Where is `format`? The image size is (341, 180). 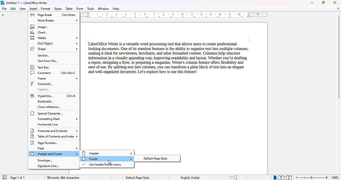 format is located at coordinates (46, 8).